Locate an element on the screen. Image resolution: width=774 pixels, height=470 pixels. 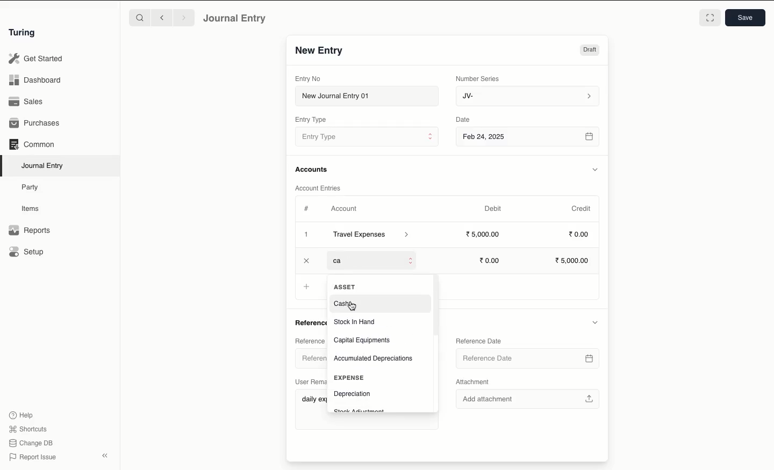
Depreciation is located at coordinates (352, 393).